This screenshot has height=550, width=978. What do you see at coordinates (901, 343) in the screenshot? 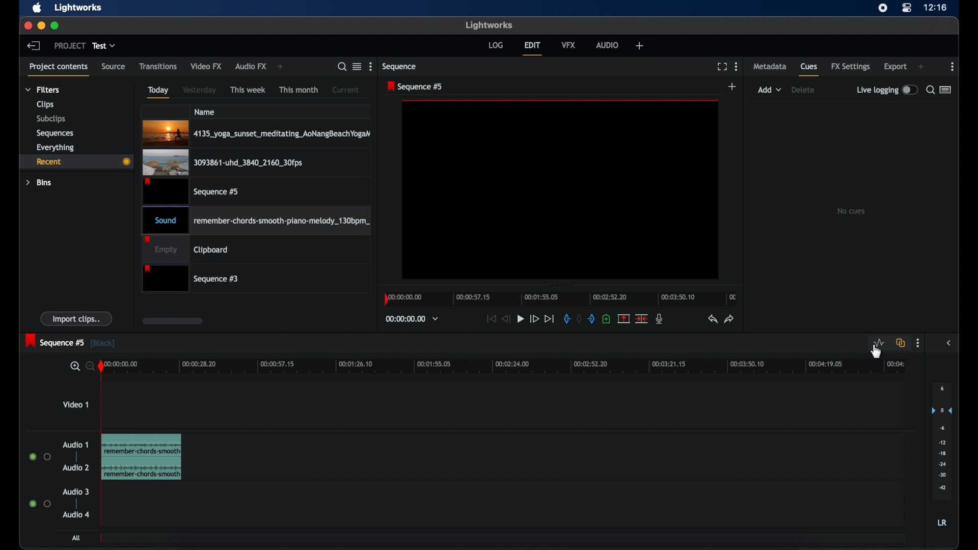
I see `toggle auto track sync` at bounding box center [901, 343].